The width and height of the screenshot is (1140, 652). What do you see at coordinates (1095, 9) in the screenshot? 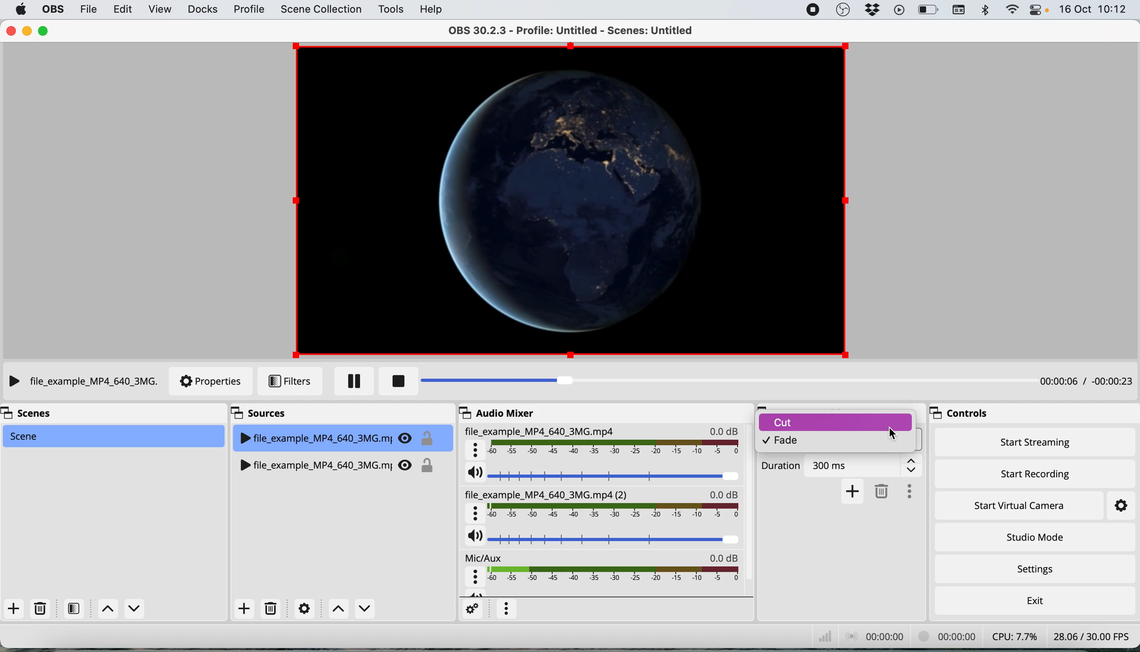
I see `16Oct 10:12` at bounding box center [1095, 9].